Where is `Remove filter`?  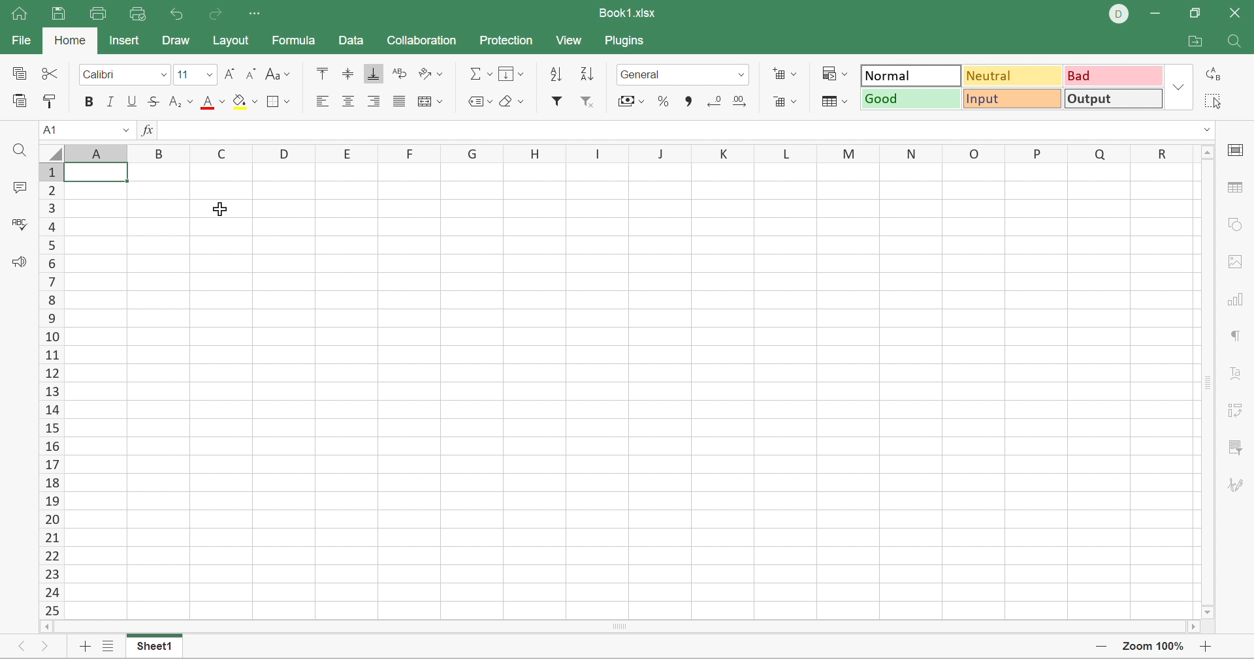
Remove filter is located at coordinates (589, 100).